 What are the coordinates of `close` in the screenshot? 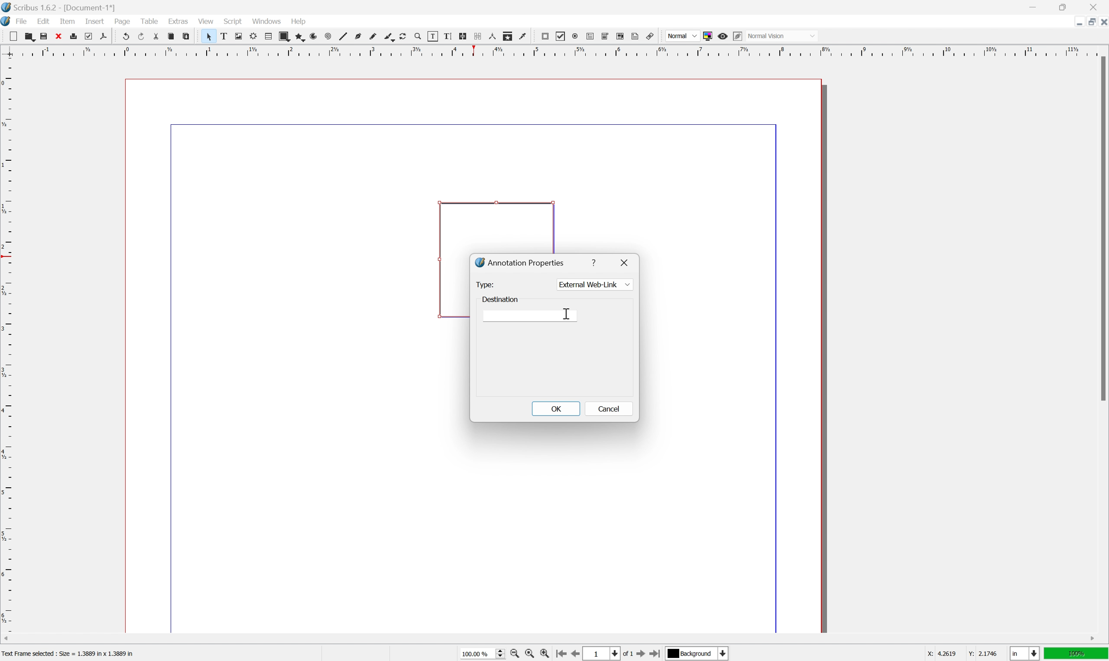 It's located at (58, 36).